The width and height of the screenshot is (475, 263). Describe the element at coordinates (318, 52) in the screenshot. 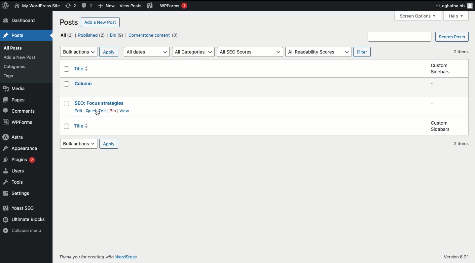

I see `All readability scores` at that location.